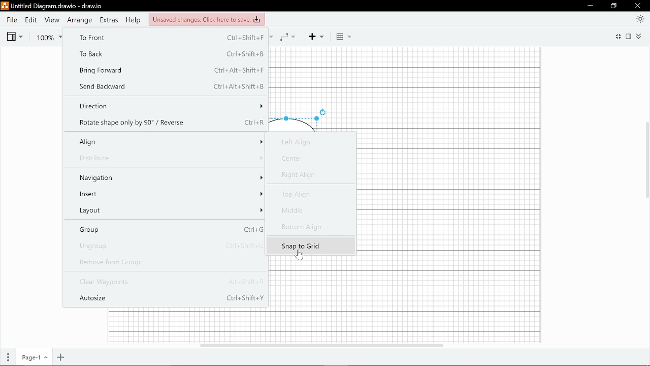 This screenshot has width=650, height=366. What do you see at coordinates (309, 159) in the screenshot?
I see `Center` at bounding box center [309, 159].